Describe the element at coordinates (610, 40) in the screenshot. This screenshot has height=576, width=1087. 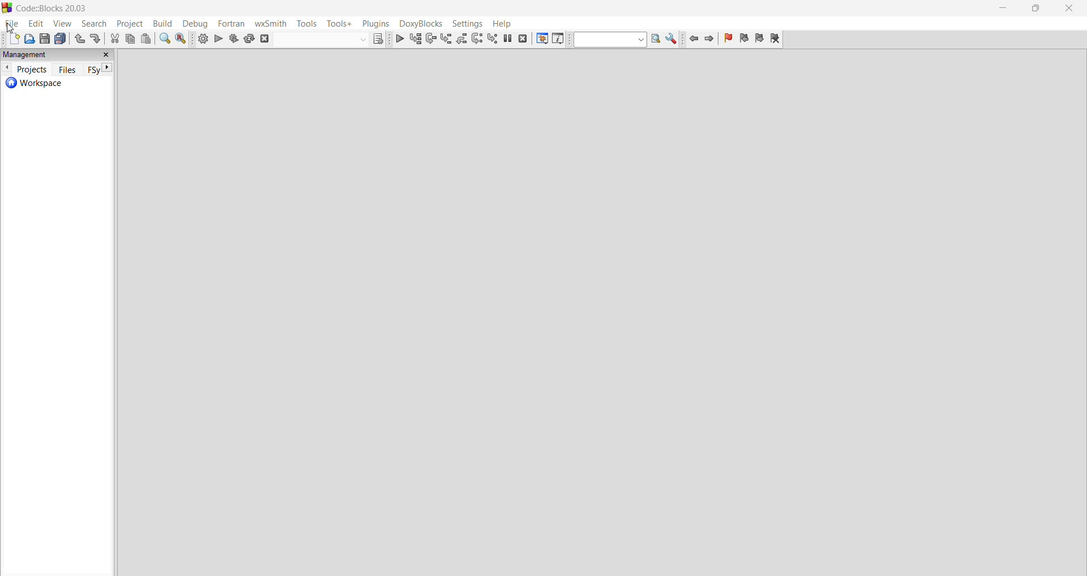
I see `text to search` at that location.